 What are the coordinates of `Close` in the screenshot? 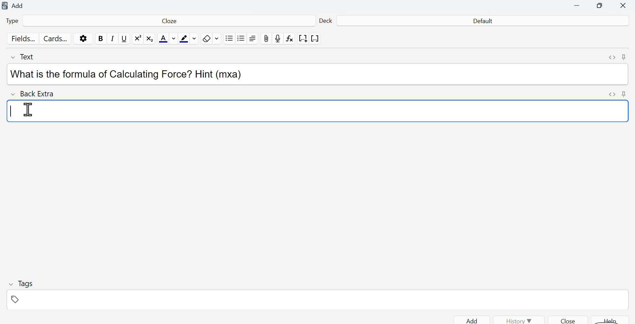 It's located at (622, 7).